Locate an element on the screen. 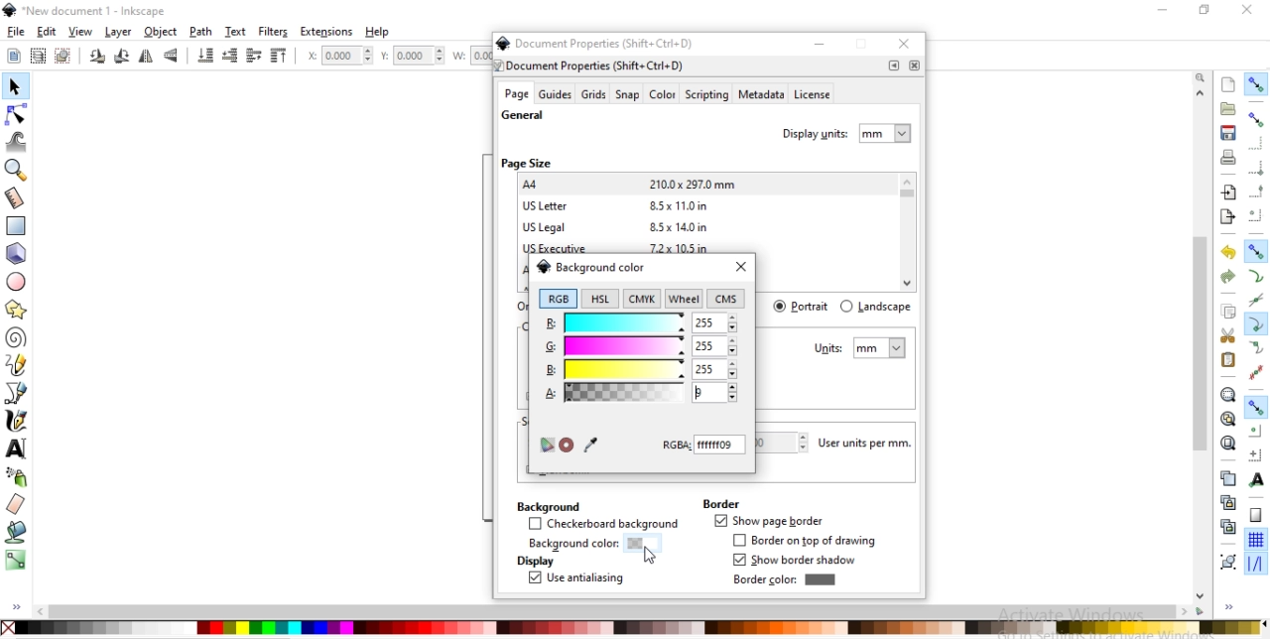  path is located at coordinates (202, 32).